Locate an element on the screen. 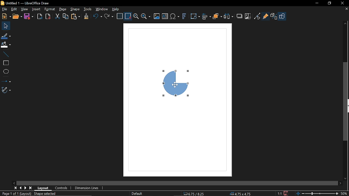  Edit is located at coordinates (14, 9).